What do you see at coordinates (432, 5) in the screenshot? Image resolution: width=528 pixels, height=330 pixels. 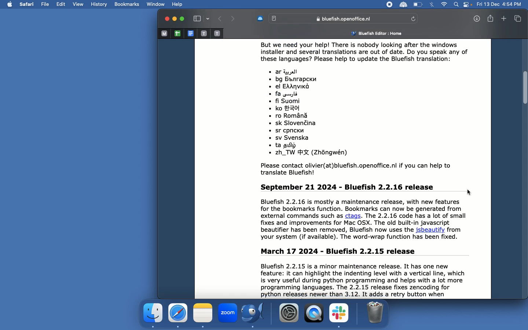 I see `Bluetooth` at bounding box center [432, 5].